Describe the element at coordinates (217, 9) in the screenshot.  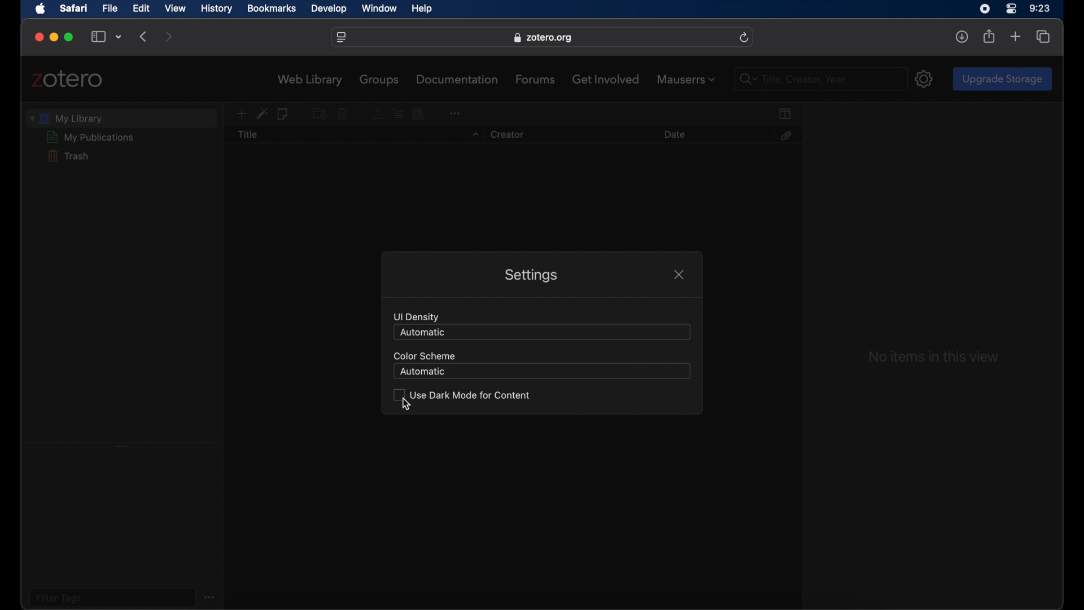
I see `history` at that location.